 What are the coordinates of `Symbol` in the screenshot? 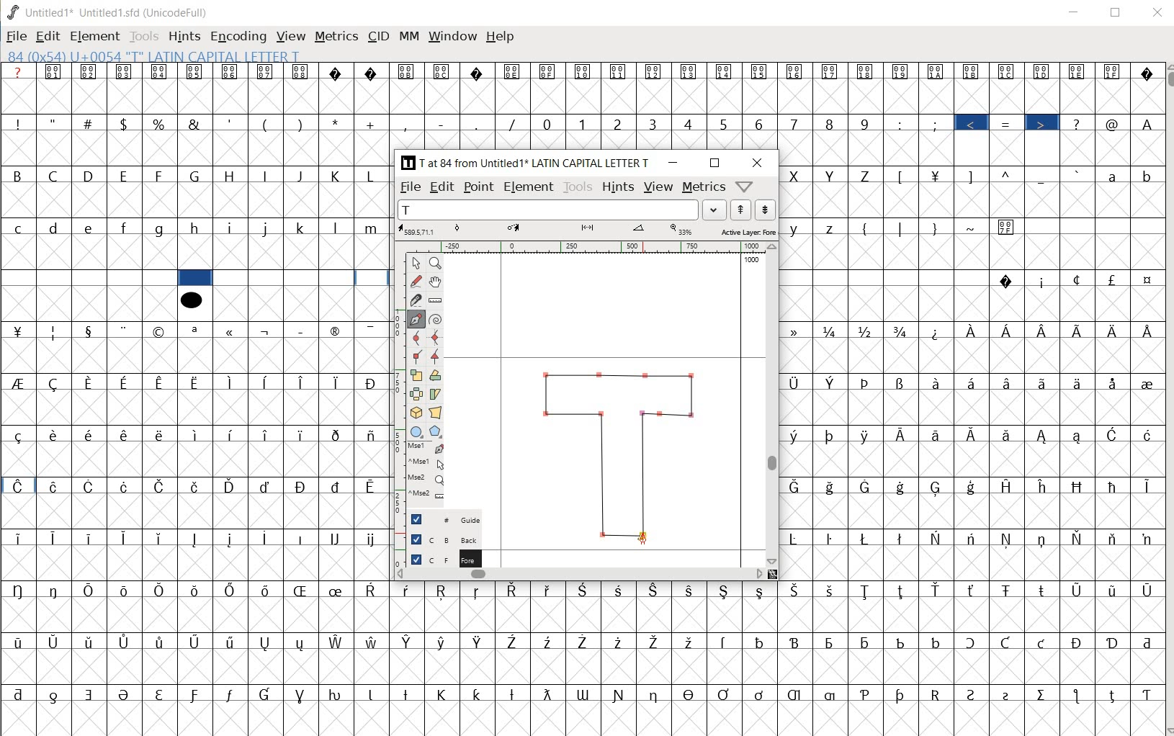 It's located at (901, 383).